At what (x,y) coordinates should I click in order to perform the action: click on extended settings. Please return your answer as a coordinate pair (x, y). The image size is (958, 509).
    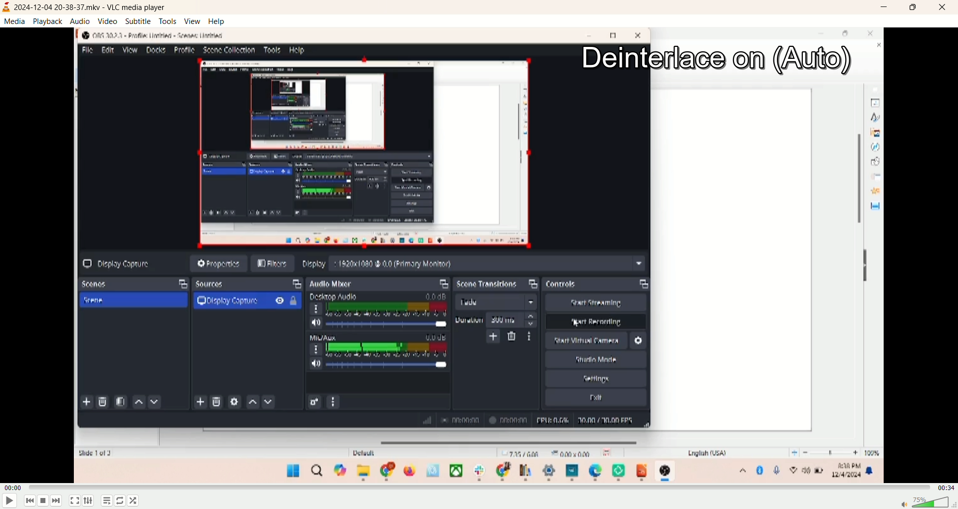
    Looking at the image, I should click on (89, 500).